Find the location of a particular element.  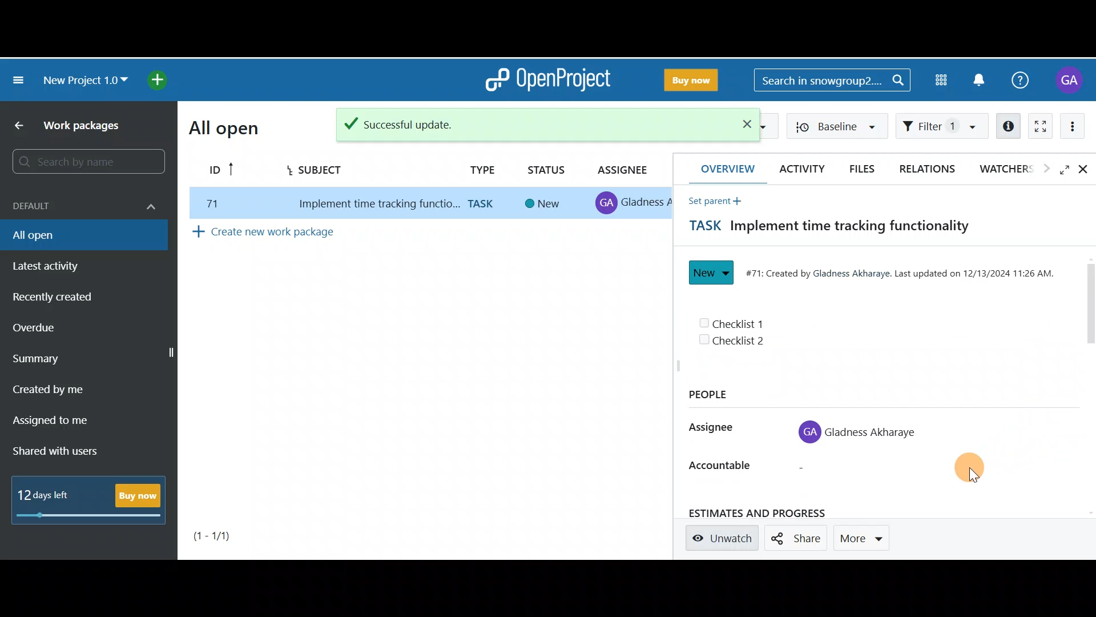

Watchers is located at coordinates (1005, 171).